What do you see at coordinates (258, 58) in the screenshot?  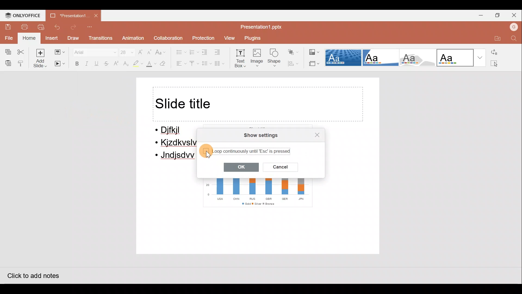 I see `Image` at bounding box center [258, 58].